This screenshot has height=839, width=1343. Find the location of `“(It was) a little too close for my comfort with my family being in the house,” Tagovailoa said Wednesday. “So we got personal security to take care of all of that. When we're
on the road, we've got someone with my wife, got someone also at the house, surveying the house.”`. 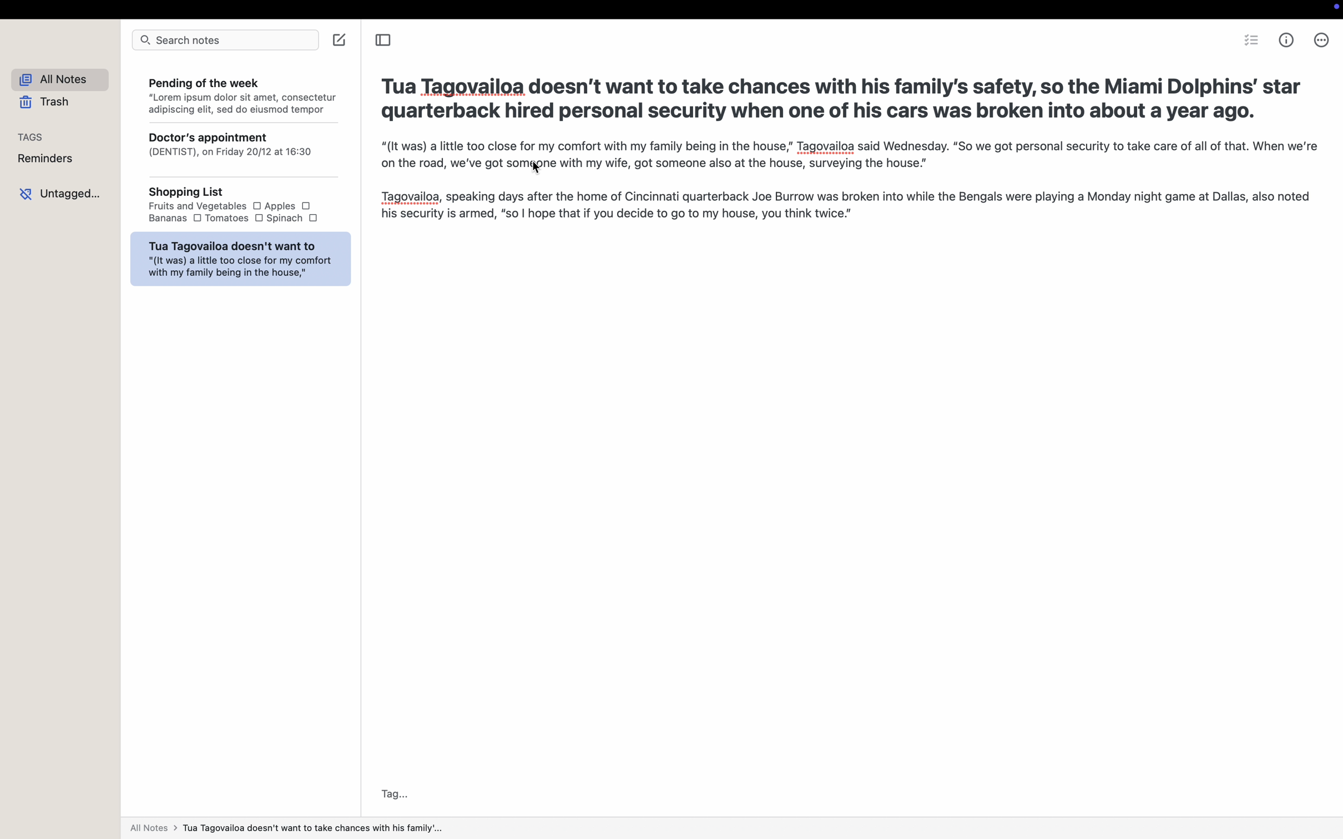

“(It was) a little too close for my comfort with my family being in the house,” Tagovailoa said Wednesday. “So we got personal security to take care of all of that. When we're
on the road, we've got someone with my wife, got someone also at the house, surveying the house.” is located at coordinates (845, 155).